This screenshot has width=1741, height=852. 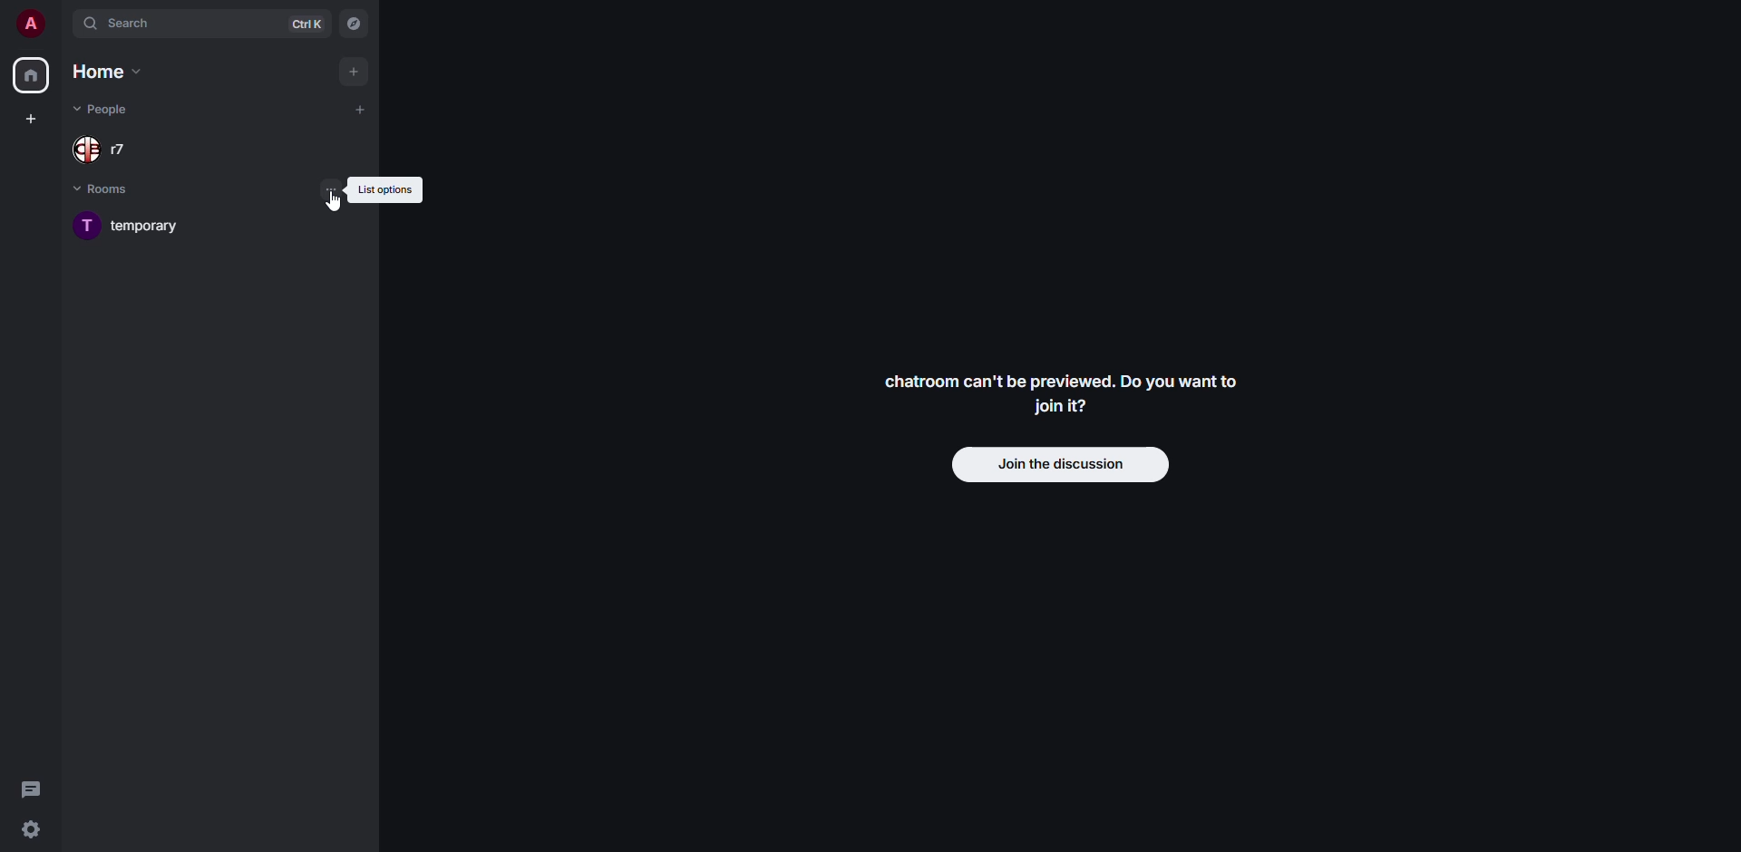 What do you see at coordinates (126, 22) in the screenshot?
I see `search` at bounding box center [126, 22].